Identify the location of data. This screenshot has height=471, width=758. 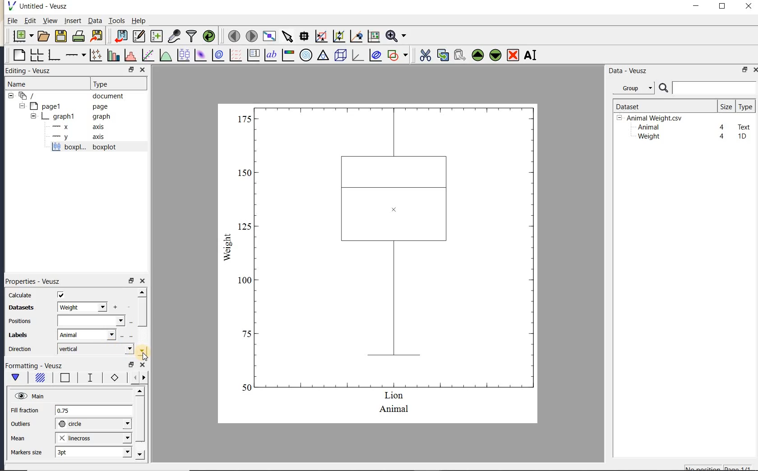
(81, 307).